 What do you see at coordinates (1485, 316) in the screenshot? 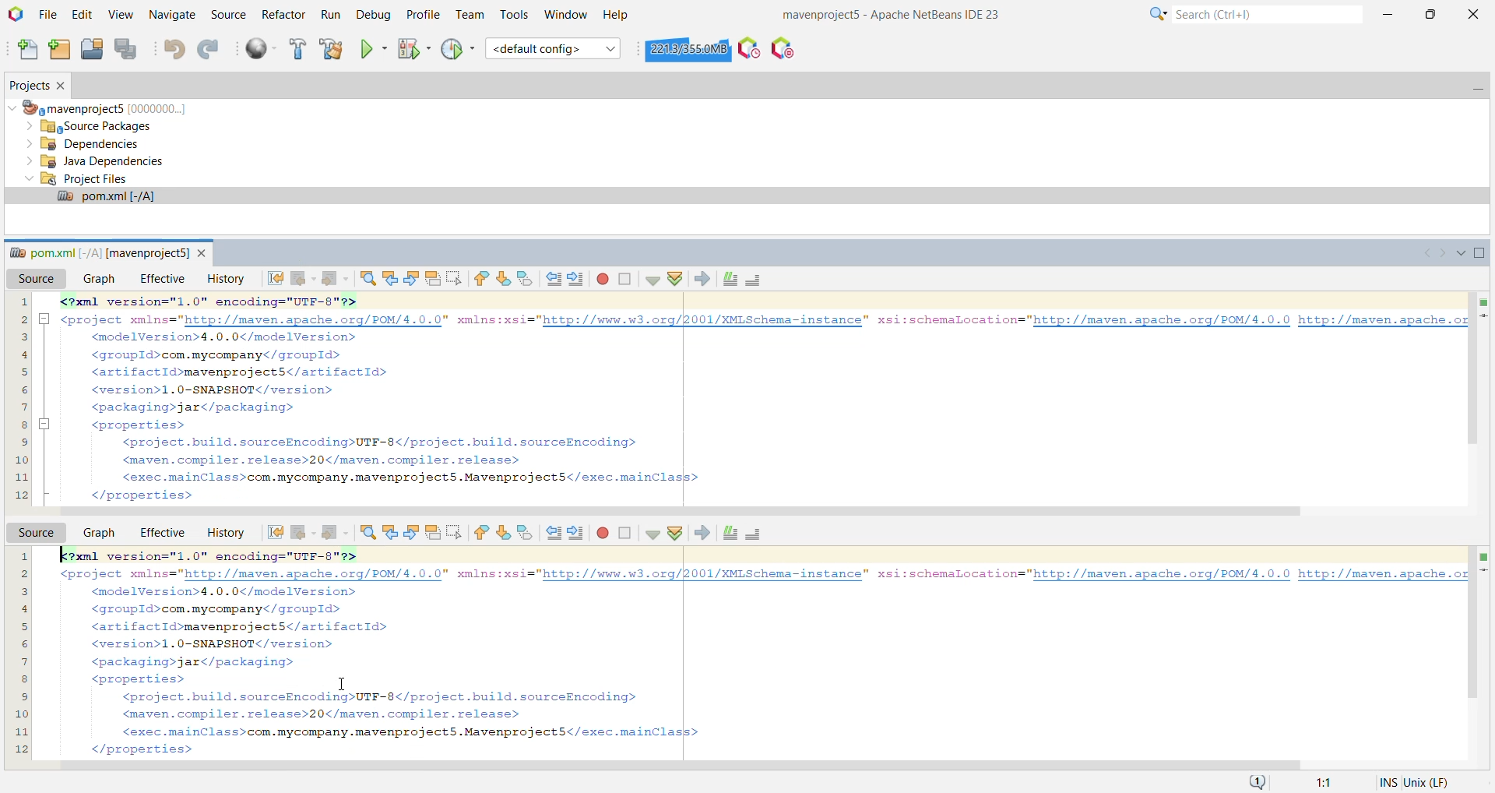
I see `Current Line` at bounding box center [1485, 316].